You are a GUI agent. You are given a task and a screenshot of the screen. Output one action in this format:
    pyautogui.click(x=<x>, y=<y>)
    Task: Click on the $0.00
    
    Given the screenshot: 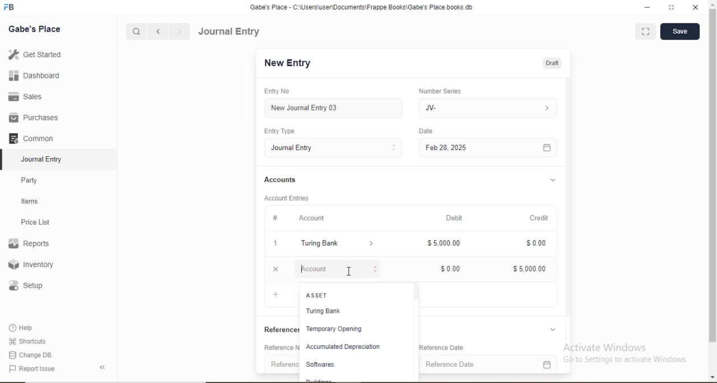 What is the action you would take?
    pyautogui.click(x=453, y=269)
    